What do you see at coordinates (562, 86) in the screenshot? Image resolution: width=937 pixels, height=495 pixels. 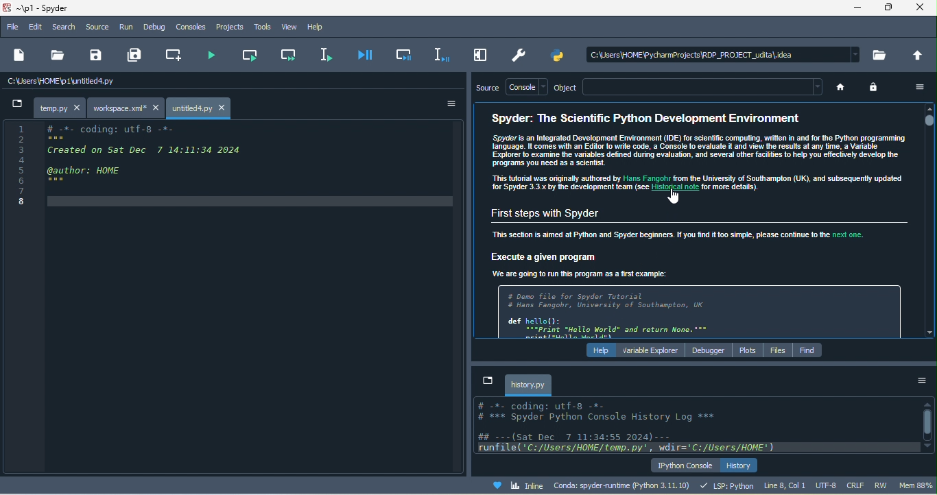 I see `object` at bounding box center [562, 86].